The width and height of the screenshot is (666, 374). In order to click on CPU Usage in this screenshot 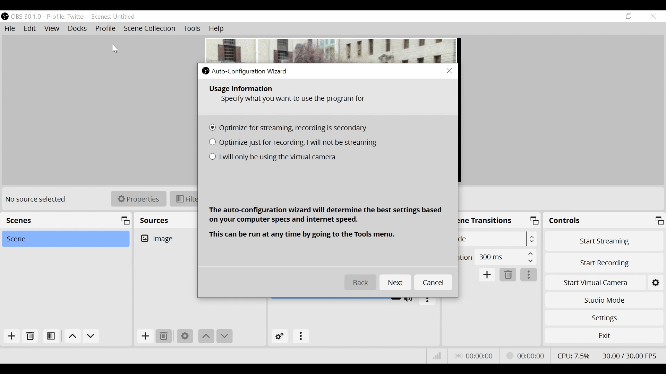, I will do `click(574, 355)`.